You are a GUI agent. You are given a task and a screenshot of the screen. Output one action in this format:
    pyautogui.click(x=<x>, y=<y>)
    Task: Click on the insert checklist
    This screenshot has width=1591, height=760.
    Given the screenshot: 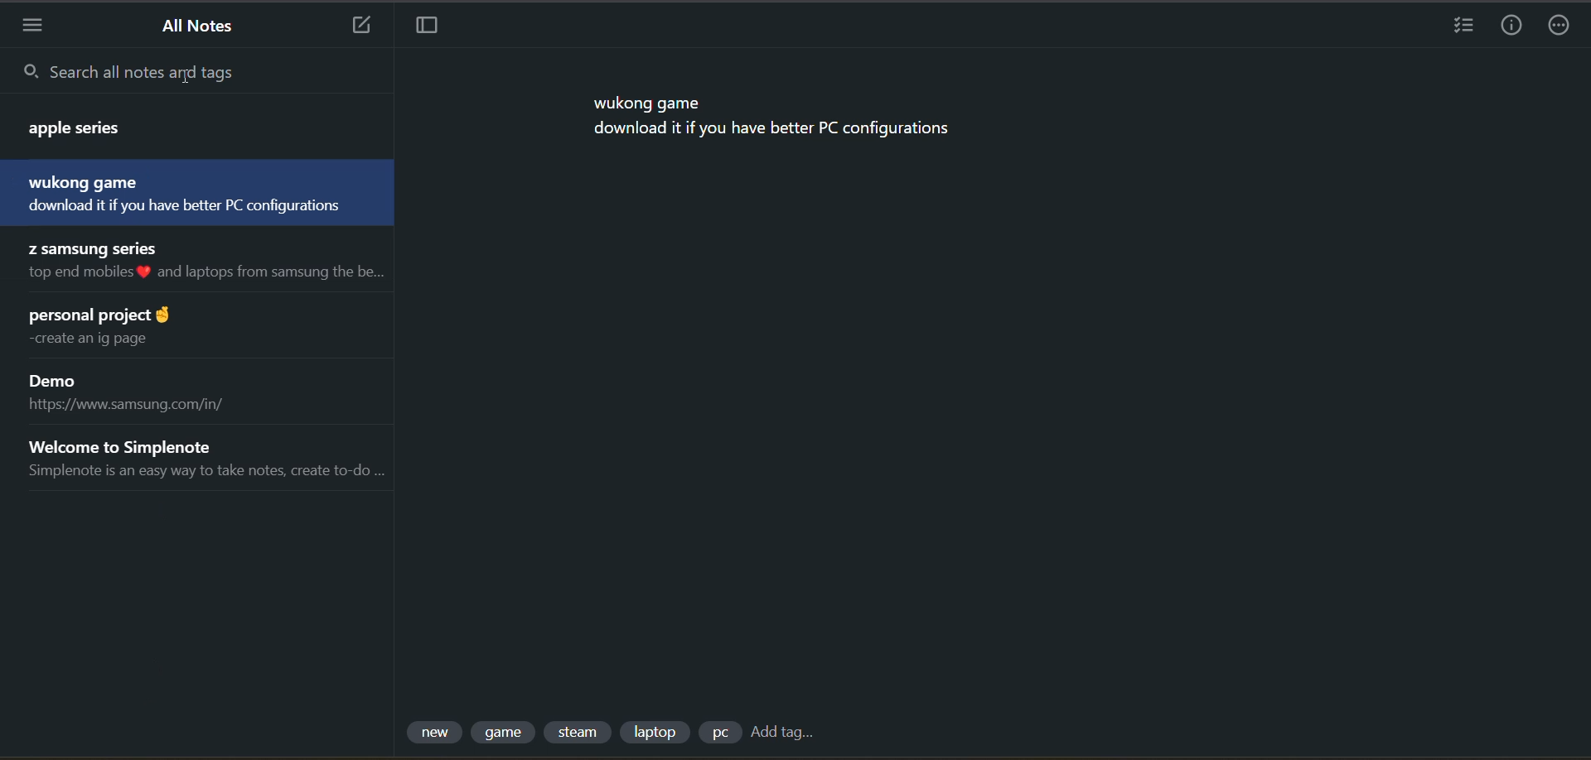 What is the action you would take?
    pyautogui.click(x=1458, y=26)
    